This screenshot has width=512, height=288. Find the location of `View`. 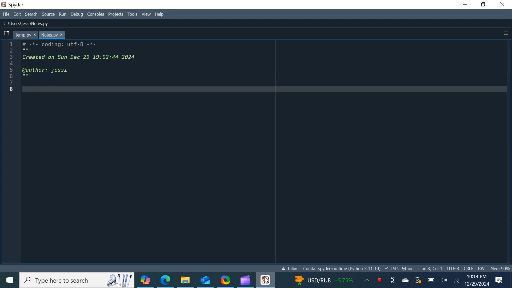

View is located at coordinates (146, 13).